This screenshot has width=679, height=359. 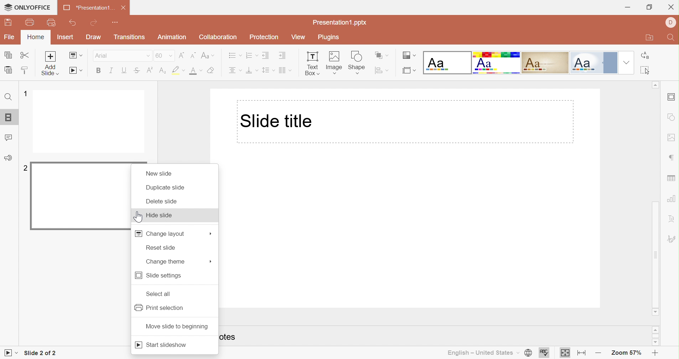 I want to click on Align Bottom, so click(x=252, y=71).